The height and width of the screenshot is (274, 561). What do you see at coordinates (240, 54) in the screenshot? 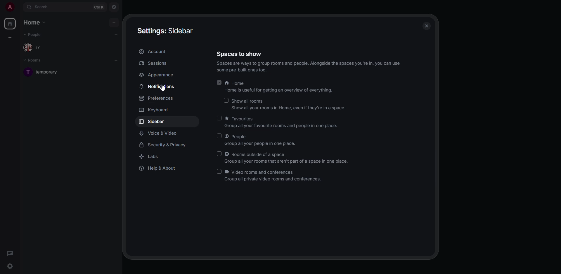
I see `spaces to show` at bounding box center [240, 54].